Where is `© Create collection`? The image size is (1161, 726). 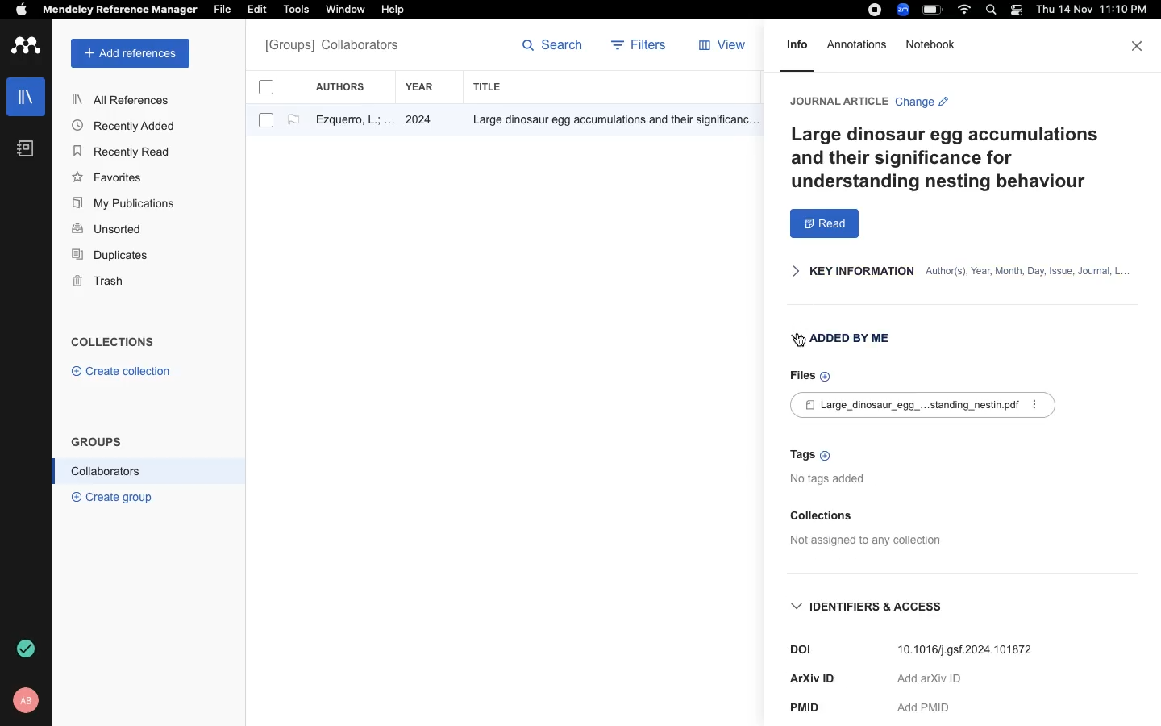
© Create collection is located at coordinates (122, 374).